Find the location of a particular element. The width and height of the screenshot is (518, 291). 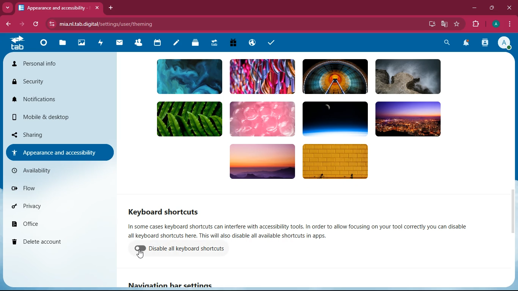

flow is located at coordinates (63, 189).